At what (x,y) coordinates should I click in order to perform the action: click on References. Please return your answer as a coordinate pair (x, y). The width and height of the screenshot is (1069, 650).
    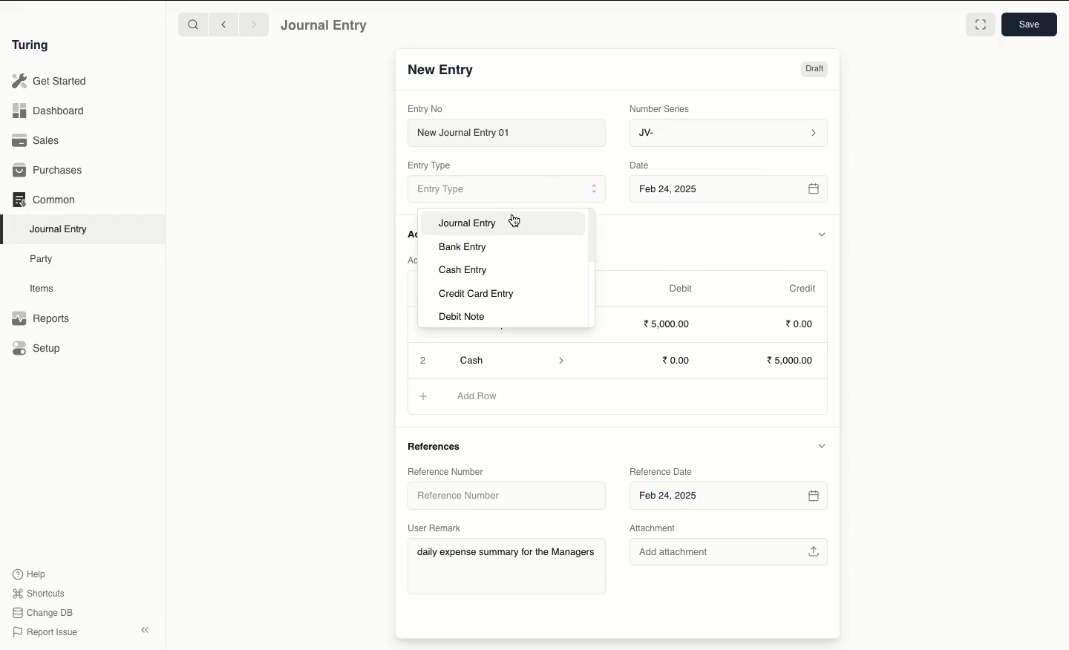
    Looking at the image, I should click on (439, 445).